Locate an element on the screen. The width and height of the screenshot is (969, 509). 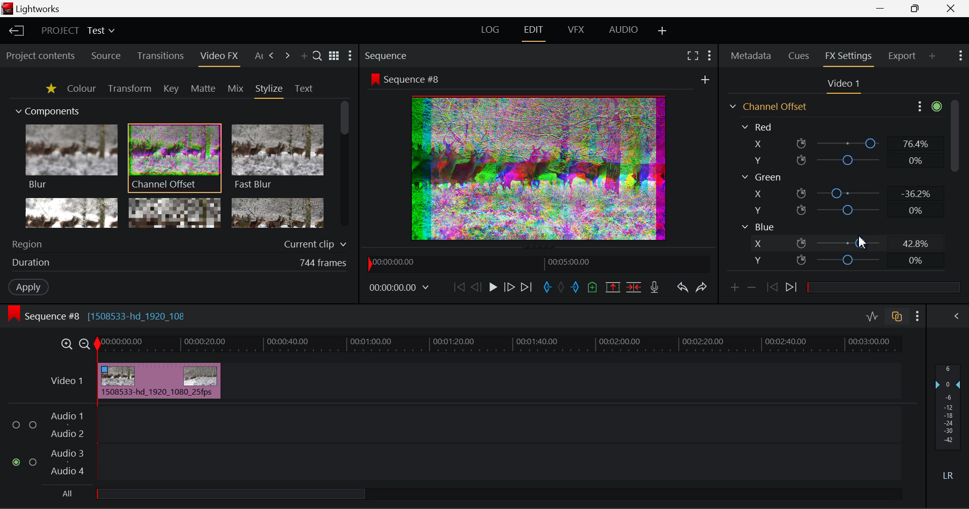
Project Timeline Track is located at coordinates (500, 346).